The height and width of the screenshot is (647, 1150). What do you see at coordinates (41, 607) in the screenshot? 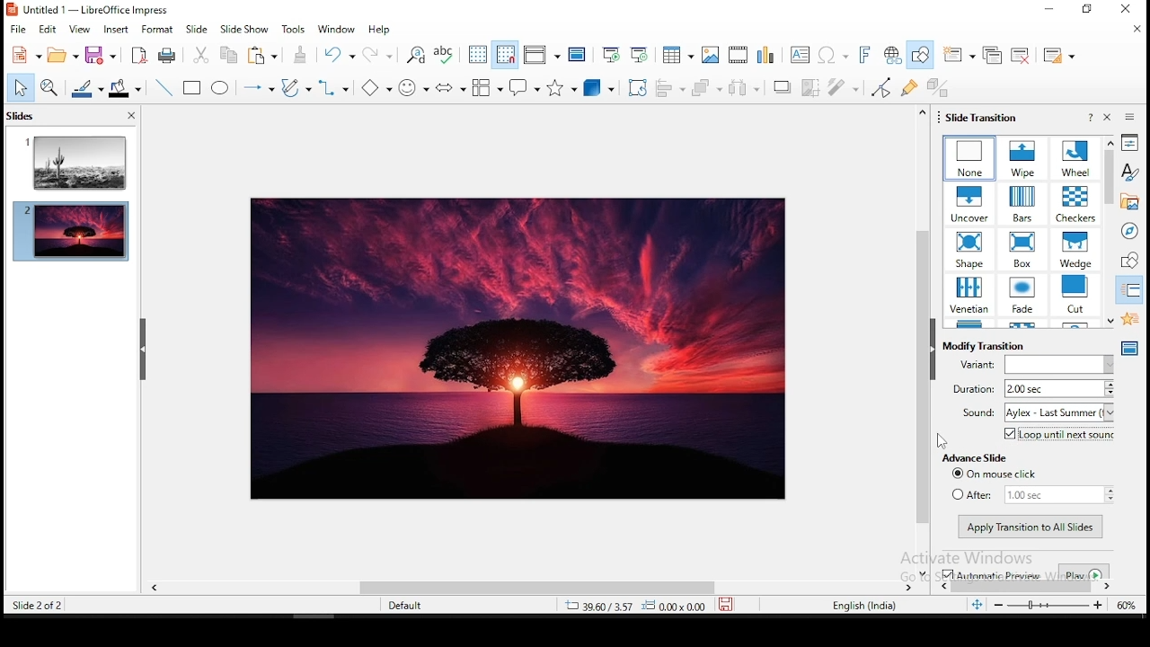
I see `slide 2 of 2` at bounding box center [41, 607].